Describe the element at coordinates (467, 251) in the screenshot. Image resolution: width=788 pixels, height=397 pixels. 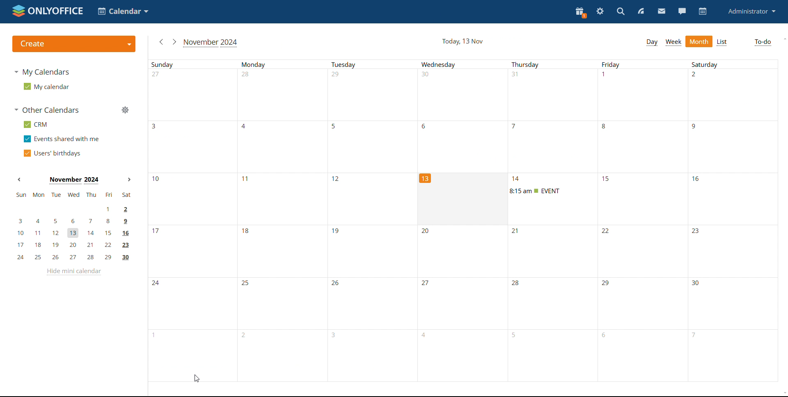
I see `unallocated time slots` at that location.